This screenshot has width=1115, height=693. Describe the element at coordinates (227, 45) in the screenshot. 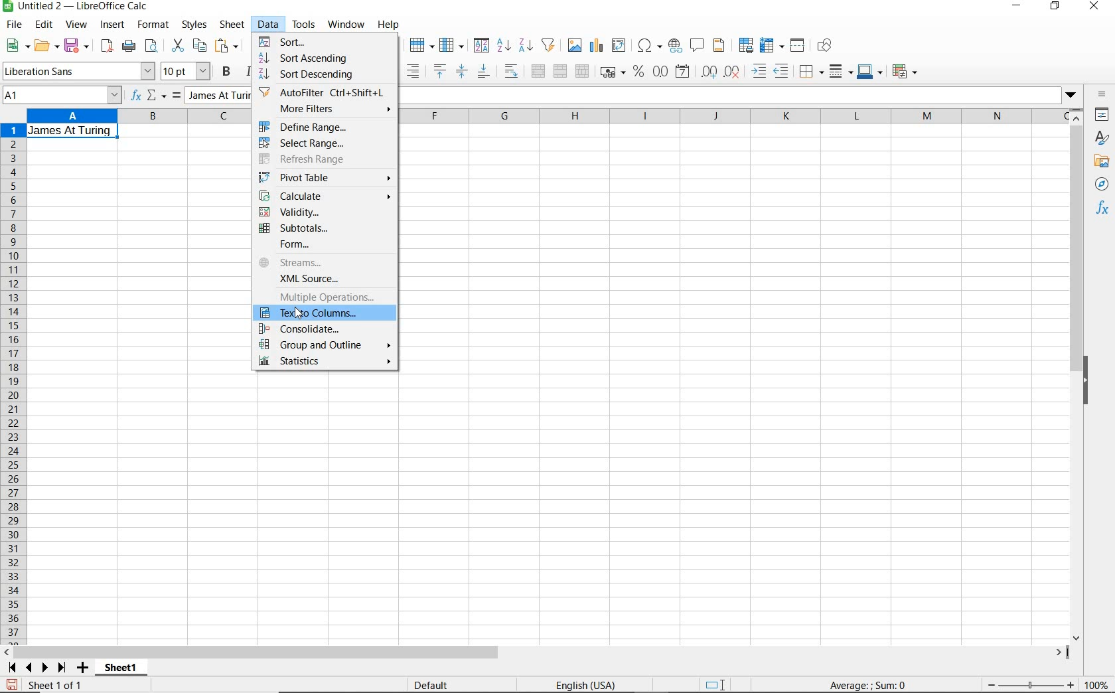

I see `paste` at that location.